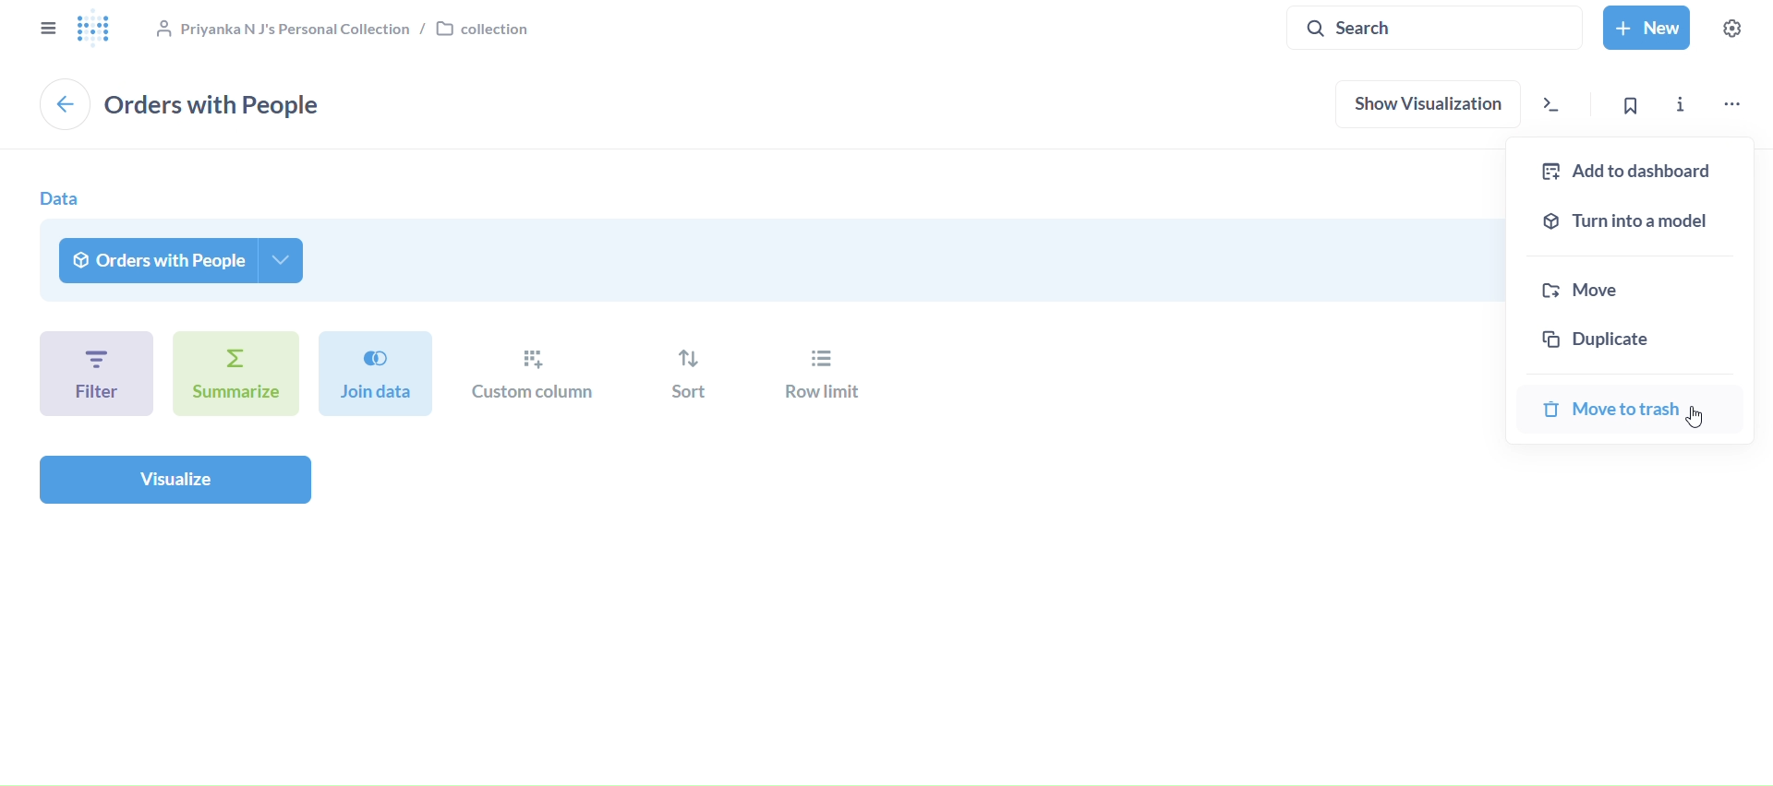 The height and width of the screenshot is (786, 1773). Describe the element at coordinates (1625, 408) in the screenshot. I see `move to trash` at that location.